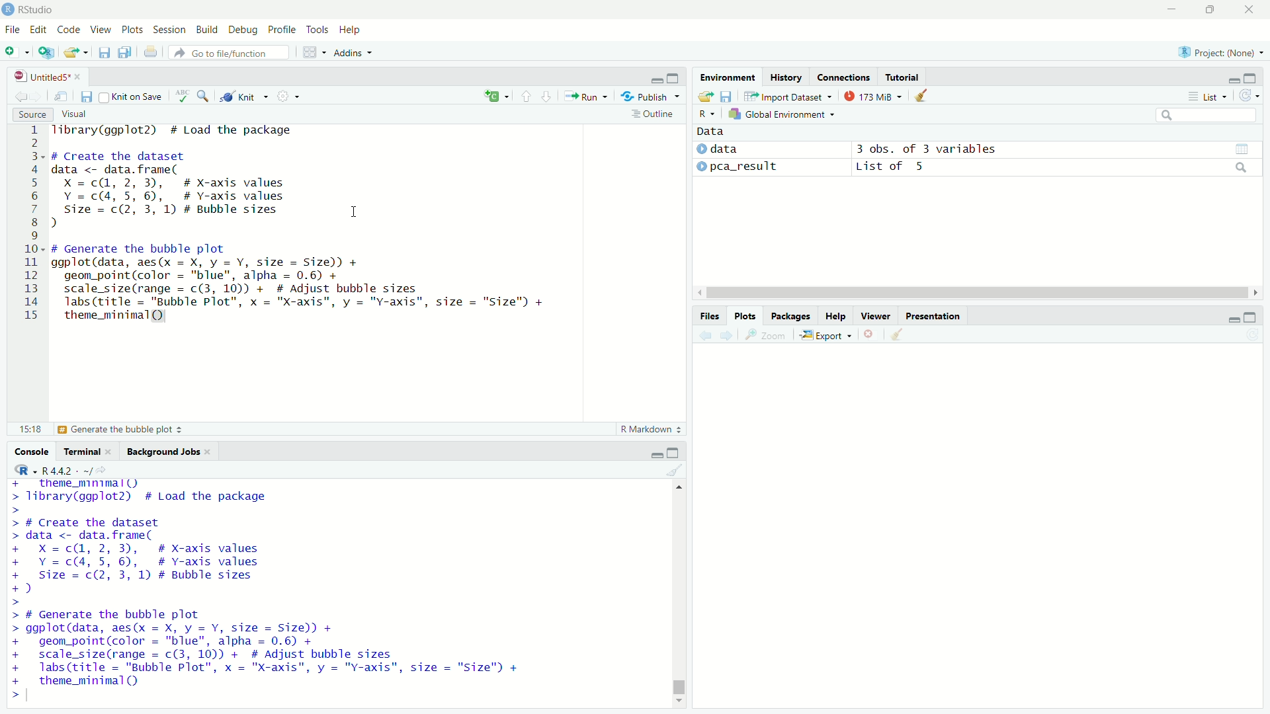  Describe the element at coordinates (351, 53) in the screenshot. I see `addins` at that location.